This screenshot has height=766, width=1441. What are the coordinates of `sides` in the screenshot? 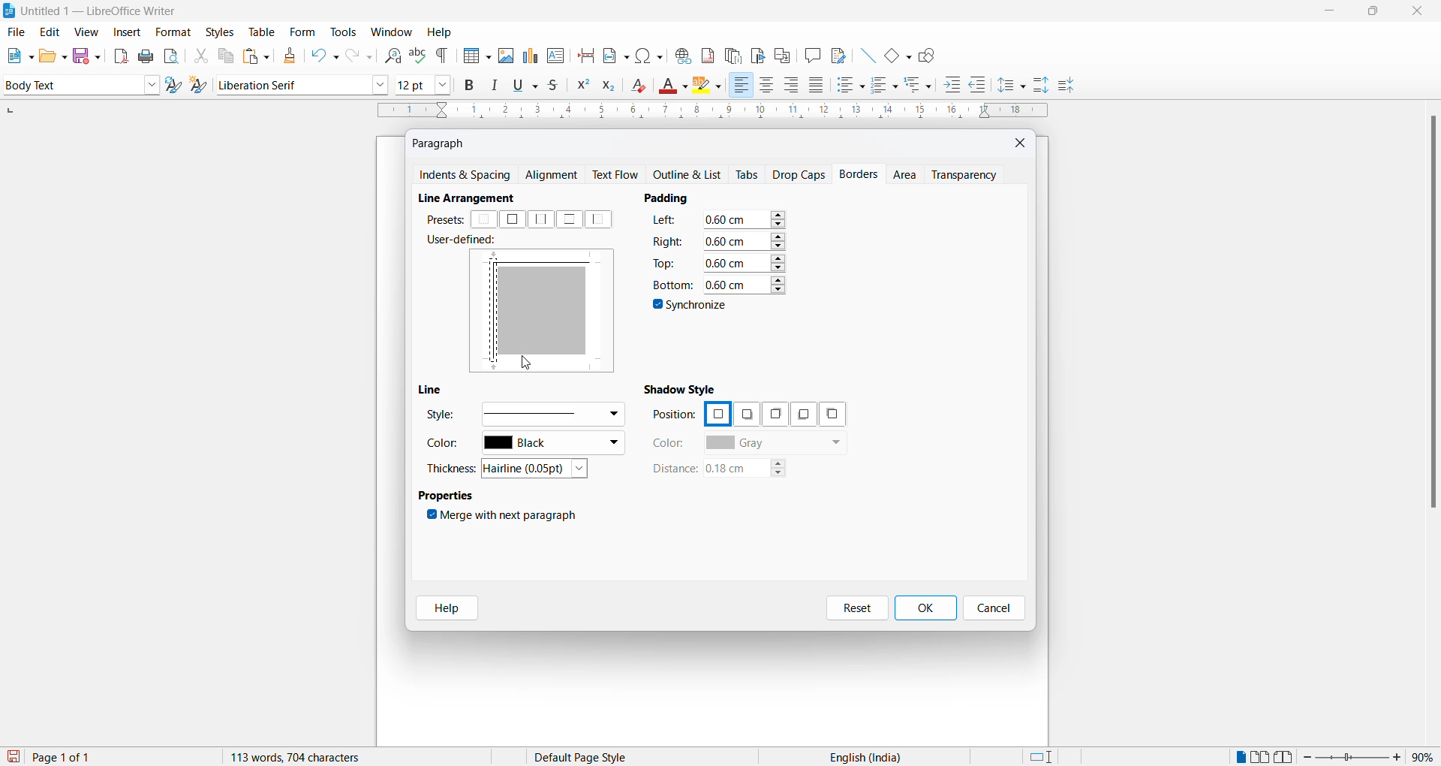 It's located at (668, 222).